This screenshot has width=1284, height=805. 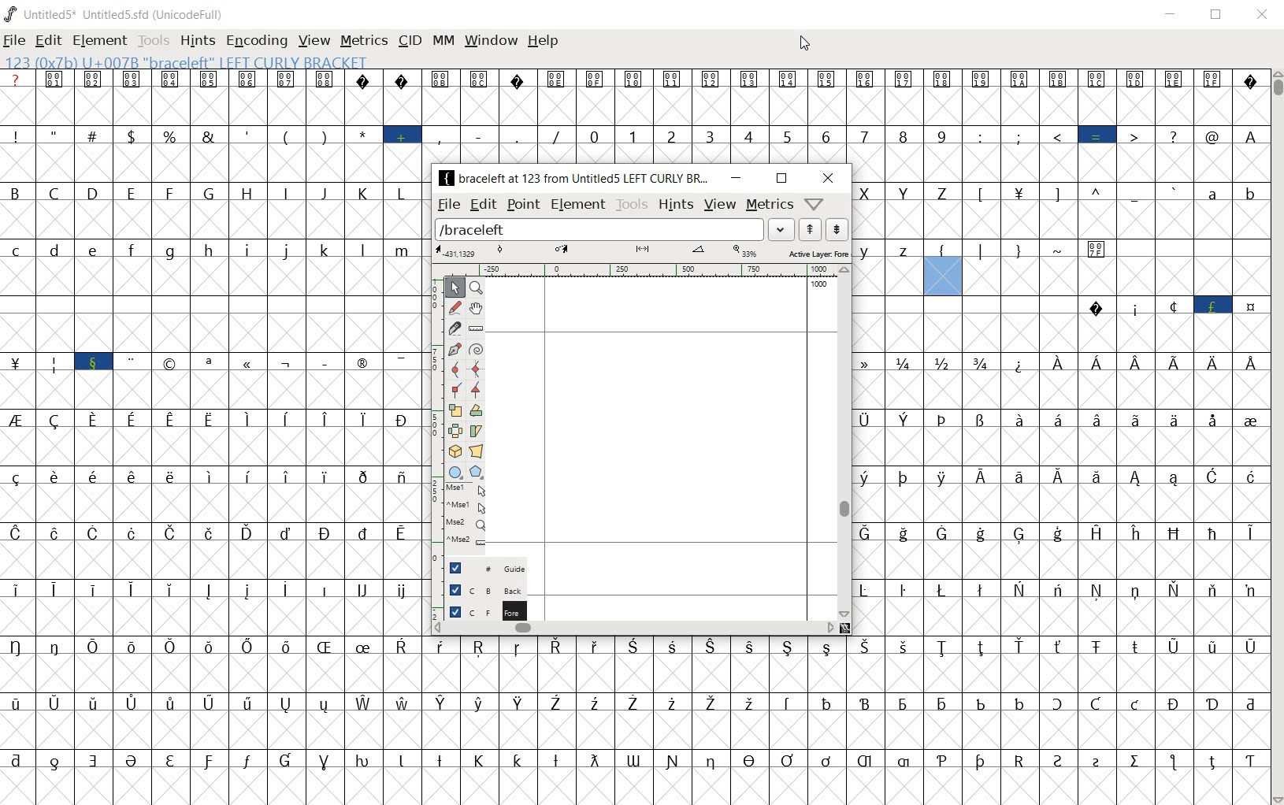 What do you see at coordinates (781, 180) in the screenshot?
I see `restore down` at bounding box center [781, 180].